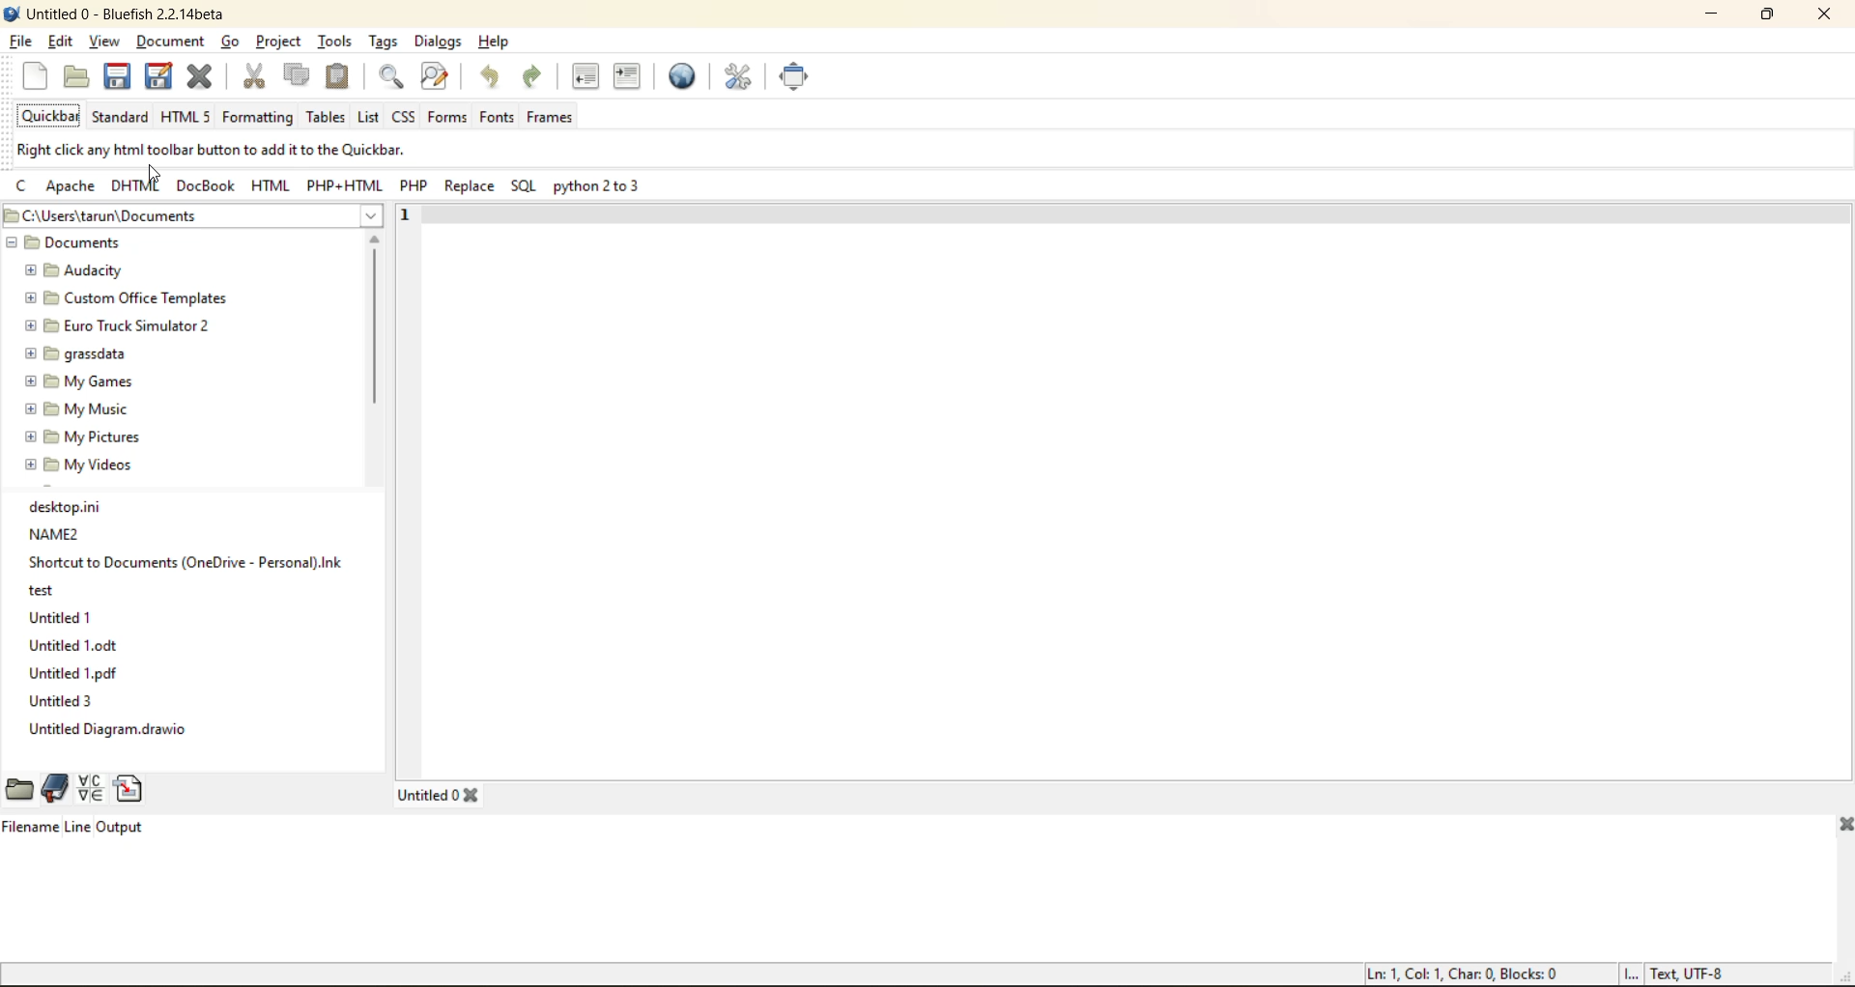  Describe the element at coordinates (1839, 827) in the screenshot. I see `close output pane` at that location.